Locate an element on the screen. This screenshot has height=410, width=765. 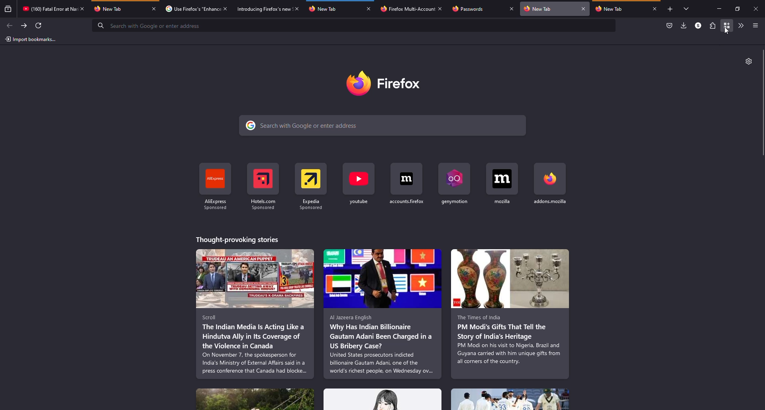
close is located at coordinates (440, 9).